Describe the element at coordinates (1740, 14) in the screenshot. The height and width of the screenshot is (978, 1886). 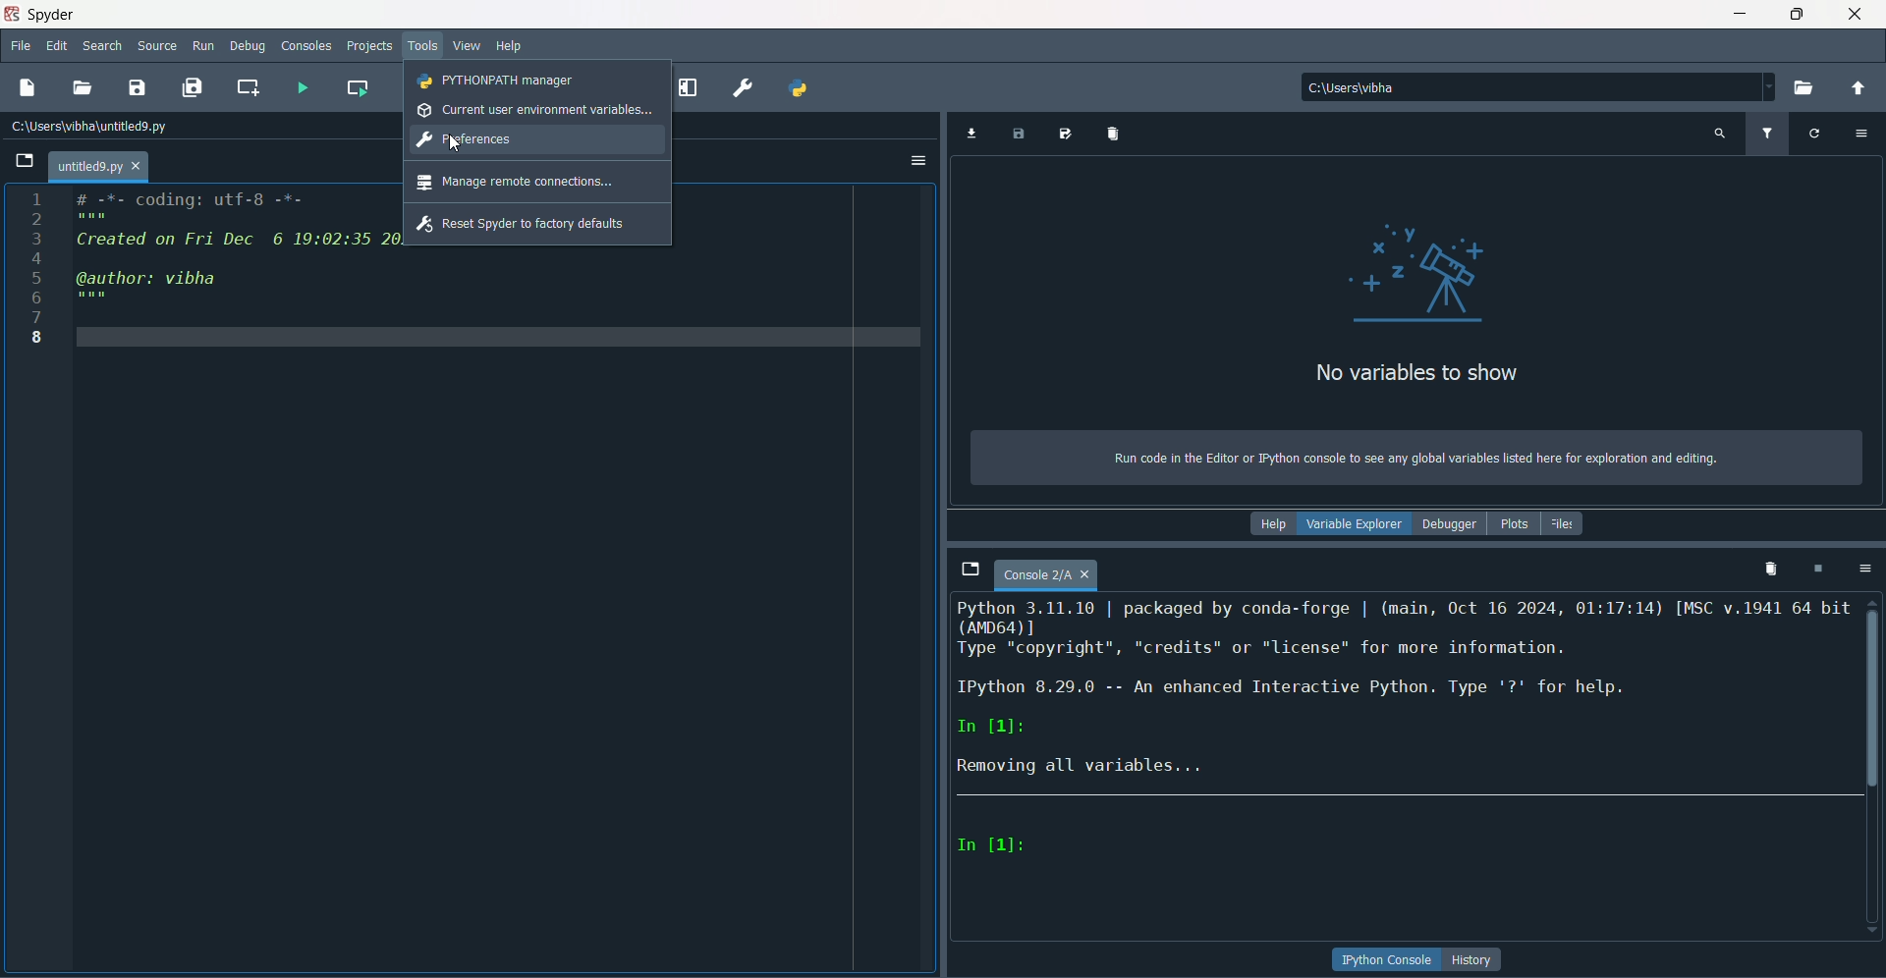
I see `minimize` at that location.